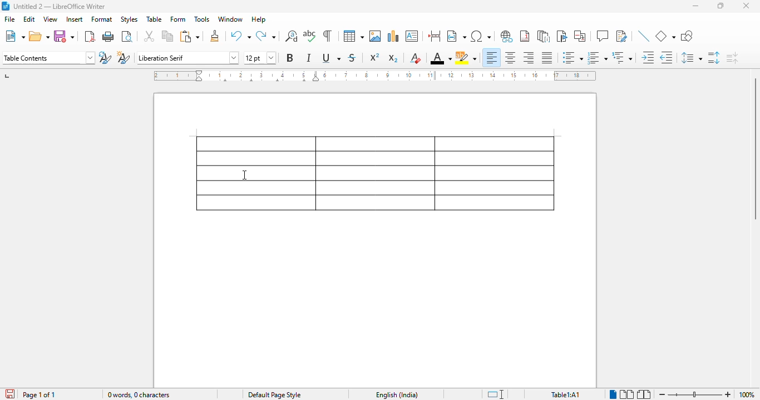 The width and height of the screenshot is (760, 400). What do you see at coordinates (245, 174) in the screenshot?
I see `cursor` at bounding box center [245, 174].